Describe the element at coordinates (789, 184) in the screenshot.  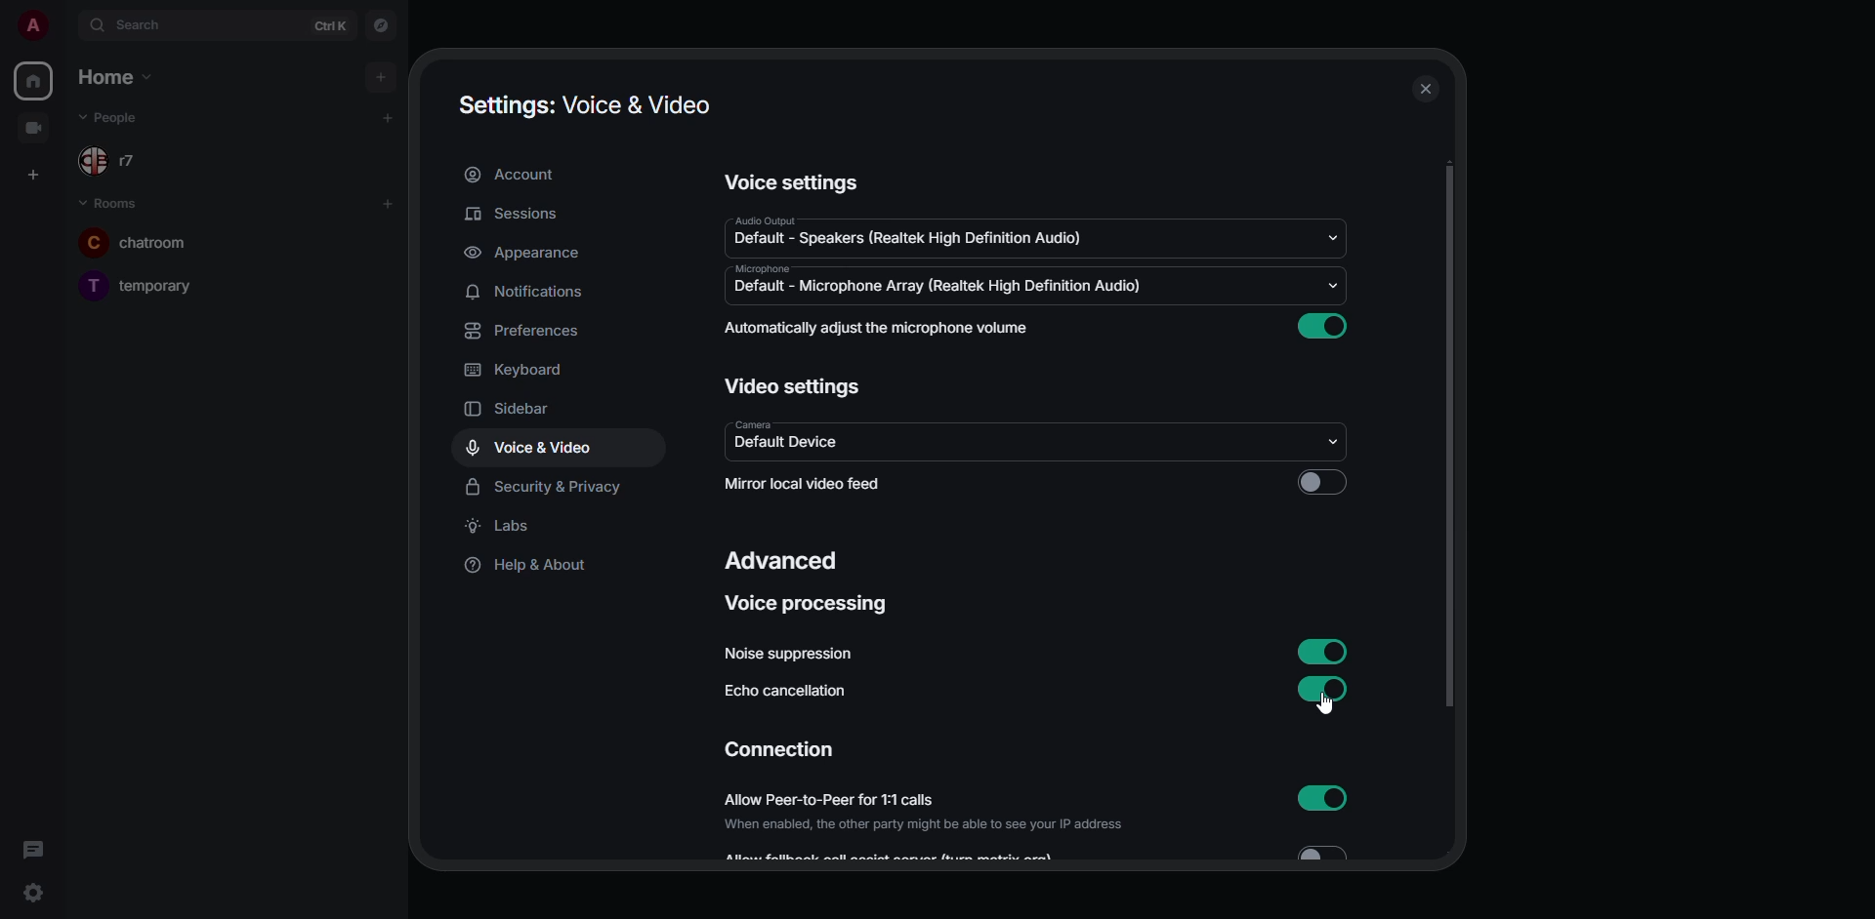
I see `voice settings` at that location.